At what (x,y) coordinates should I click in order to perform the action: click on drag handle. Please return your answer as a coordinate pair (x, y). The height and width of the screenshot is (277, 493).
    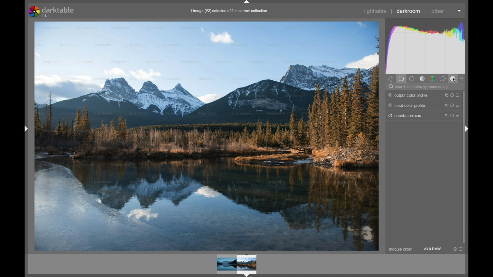
    Looking at the image, I should click on (26, 129).